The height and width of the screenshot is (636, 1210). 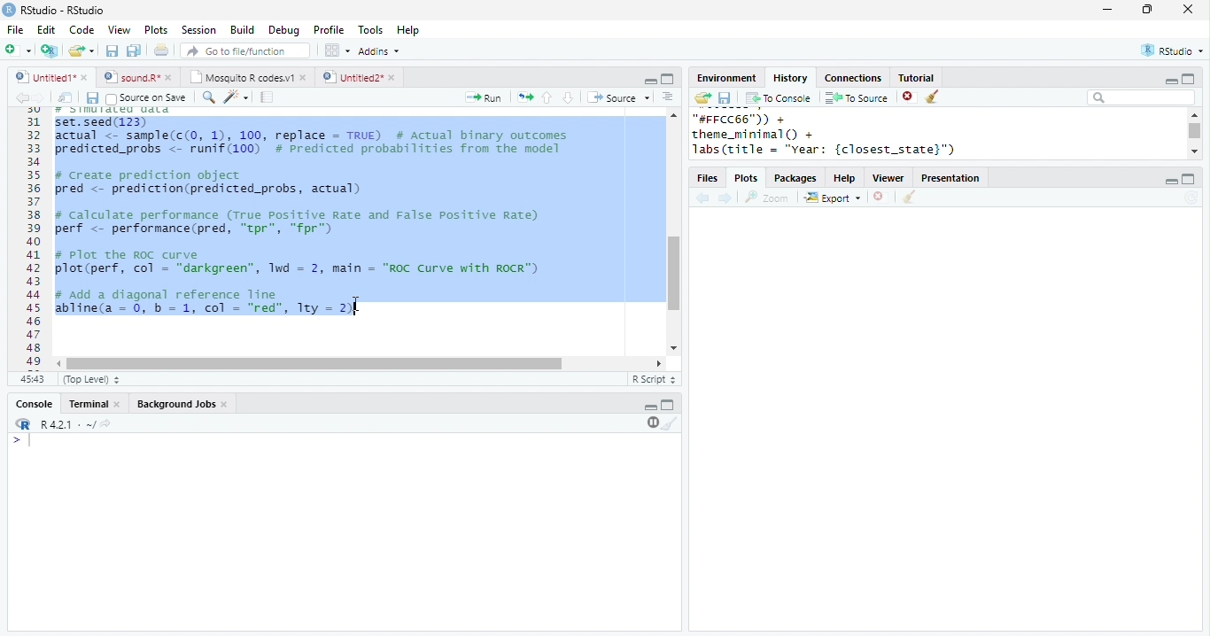 What do you see at coordinates (18, 50) in the screenshot?
I see `new file` at bounding box center [18, 50].